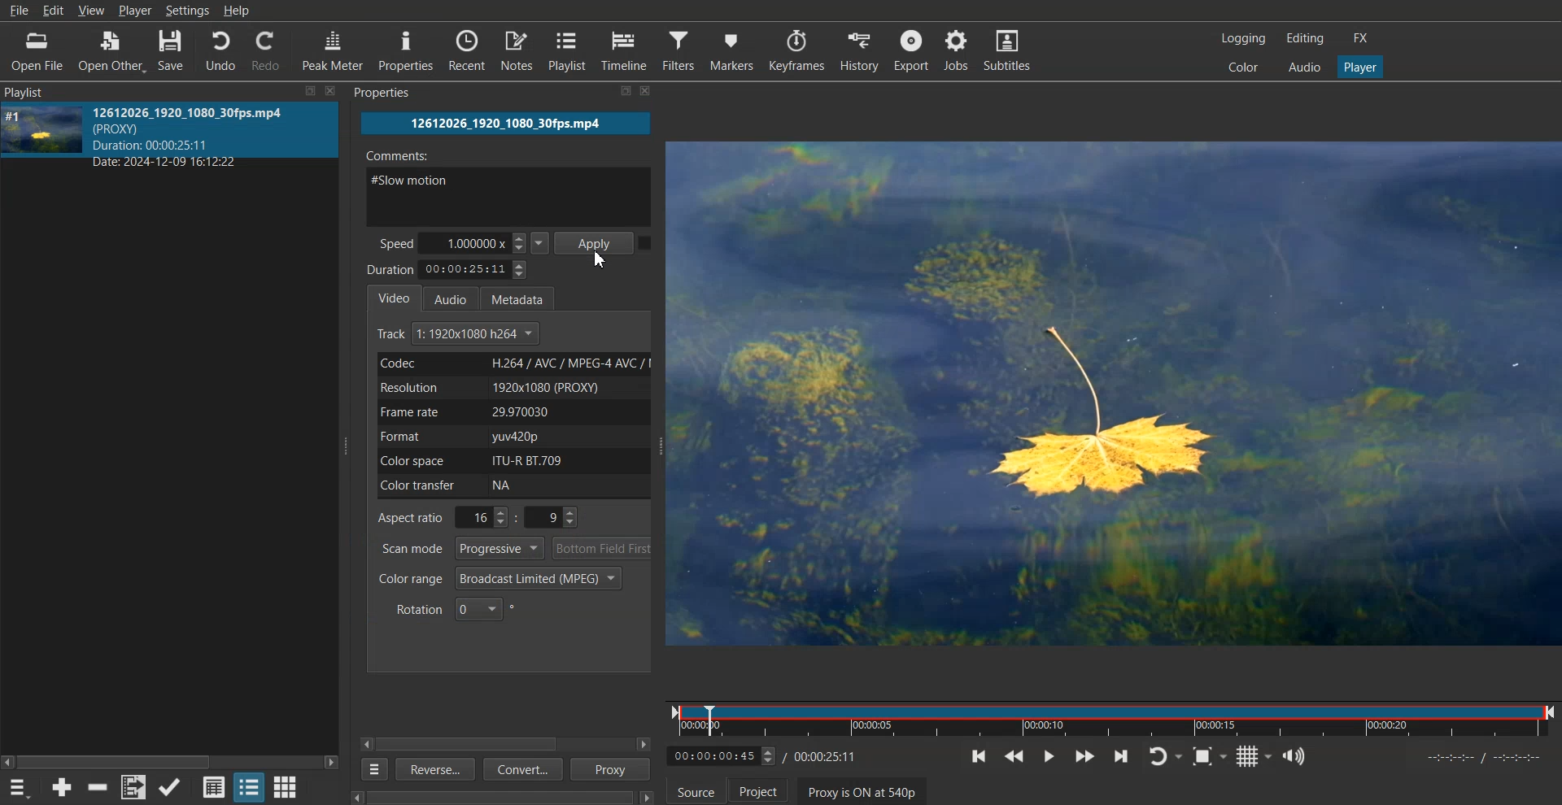  I want to click on End Time, so click(828, 755).